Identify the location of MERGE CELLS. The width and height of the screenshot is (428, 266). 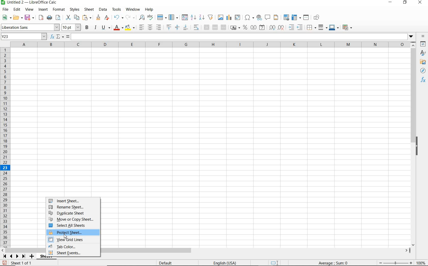
(215, 28).